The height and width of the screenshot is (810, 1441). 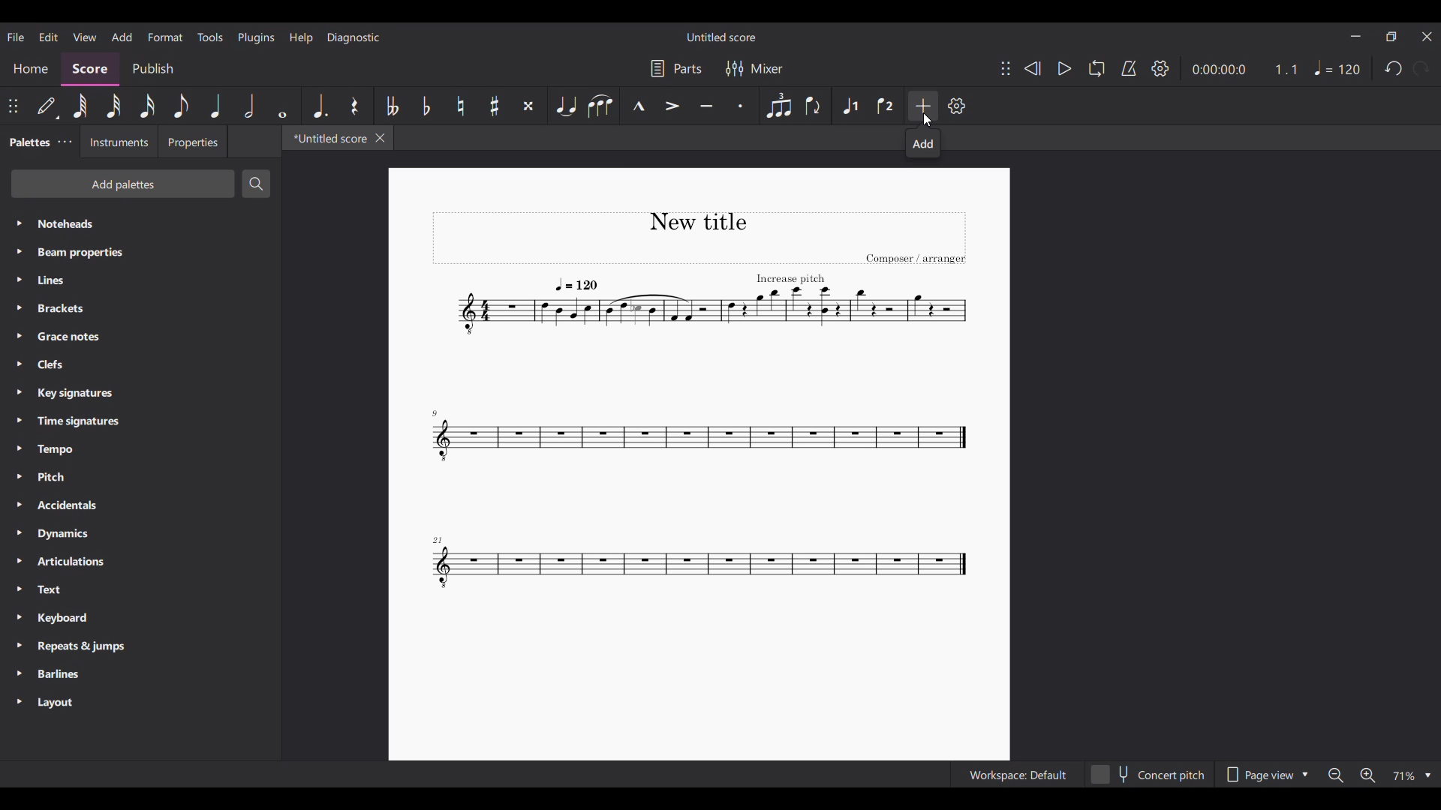 What do you see at coordinates (48, 36) in the screenshot?
I see `Edit menu` at bounding box center [48, 36].